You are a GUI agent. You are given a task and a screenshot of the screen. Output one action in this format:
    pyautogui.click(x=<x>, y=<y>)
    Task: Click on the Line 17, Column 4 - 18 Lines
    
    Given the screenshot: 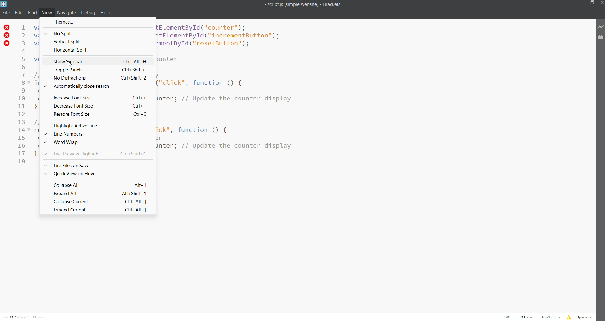 What is the action you would take?
    pyautogui.click(x=24, y=317)
    